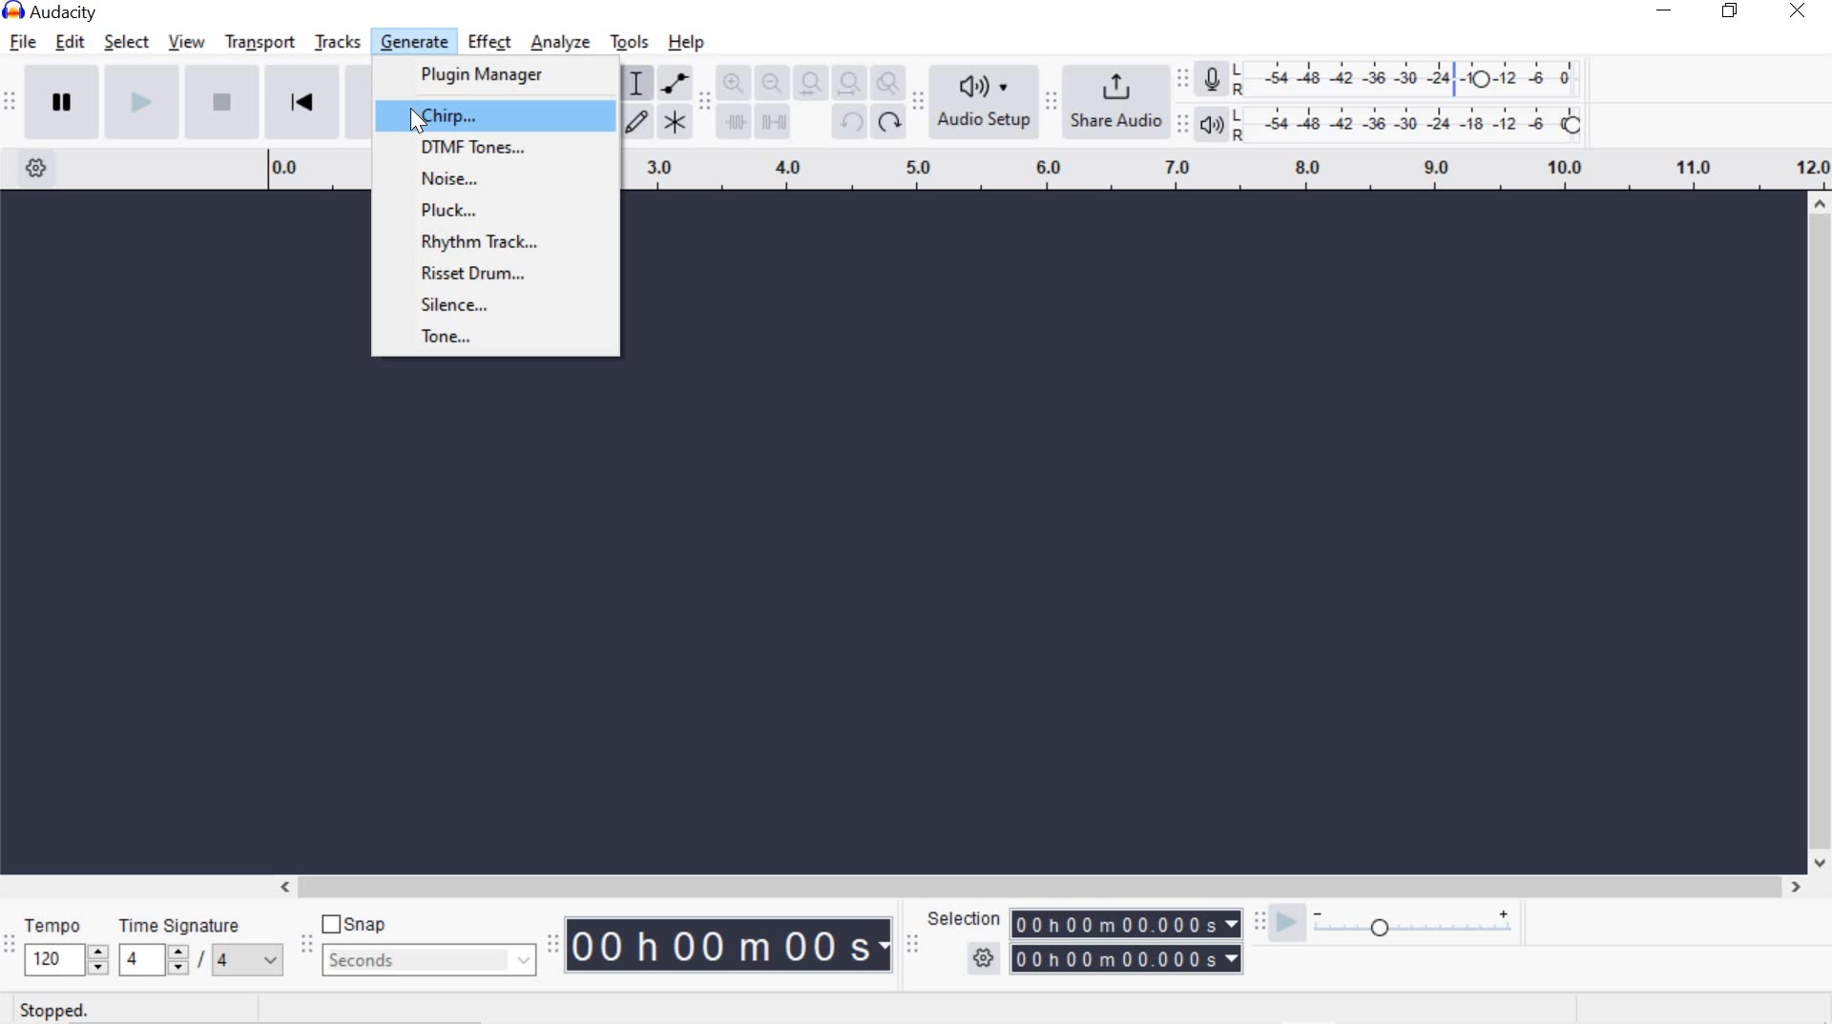 The image size is (1832, 1024). I want to click on file, so click(21, 43).